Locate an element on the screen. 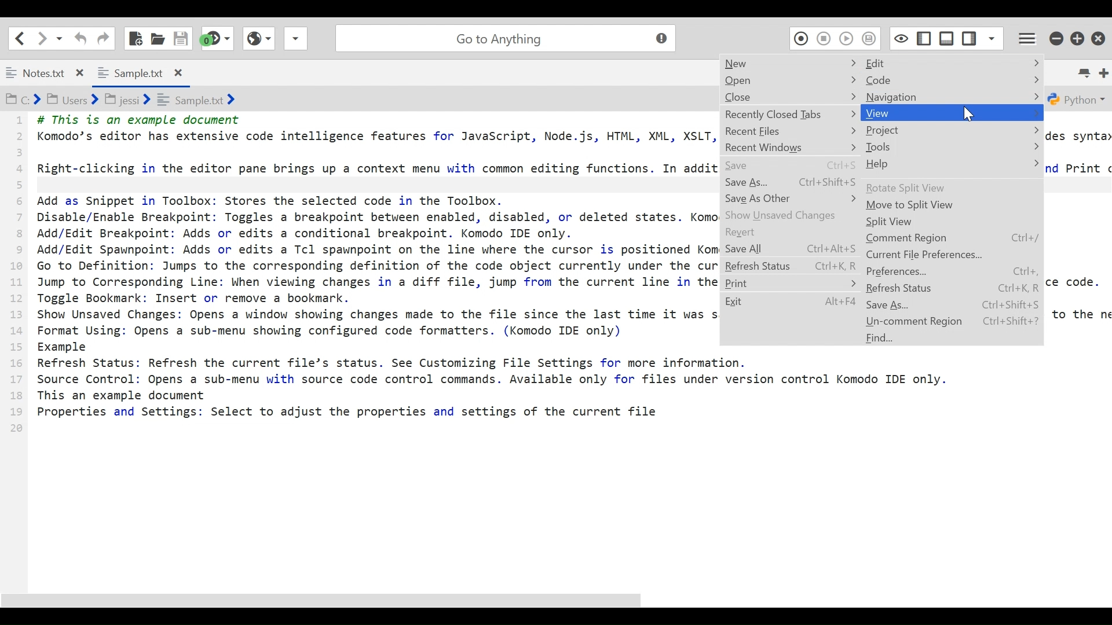 The width and height of the screenshot is (1112, 625). # This 1s an example document

Komodo’s editor has extensive code intelligence features for JavaScript, Node.js, HTML, XML, XSLT,
Right-clicking in the editor pane brings up a context menu with common editing functions. In addit
Add as Snippet in Toolbox: Stores the selected code in the Toolbox.

Disable/Enable Breakpoint: Toggles a breakpoint between enabled, disabled, or deleted states. Komo
Add/Edit Breakpoint: Adds or edits a conditional breakpoint. Komodo IDE only.

Add/Edit Spawnpoint: Adds or edits a Tcl spawnpoint on the line where the cursor is positioned Kom
Go to Definition: Jumps to the corresponding definition of the code object currently under the cur
Jump to Corresponding Line: When viewing changes in a diff file, jump from the current line in the
Toggle Bookmark: Insert or remove a bookmark.

Show Unsaved Changes: Opens a window showing changes made to the file since the last time it was s
Format Using: Opens a sub-menu showing configured code formatters. (Komodo IDE only)

Example

Refresh Status: Refresh the current file’s status. See Customizing File Settings for more informat
Source Control: Opens a sub-menu with source code control commands. Available only for files under
This an example document

Properties and Settings: Select to adjust the properties and settings of the current file is located at coordinates (375, 282).